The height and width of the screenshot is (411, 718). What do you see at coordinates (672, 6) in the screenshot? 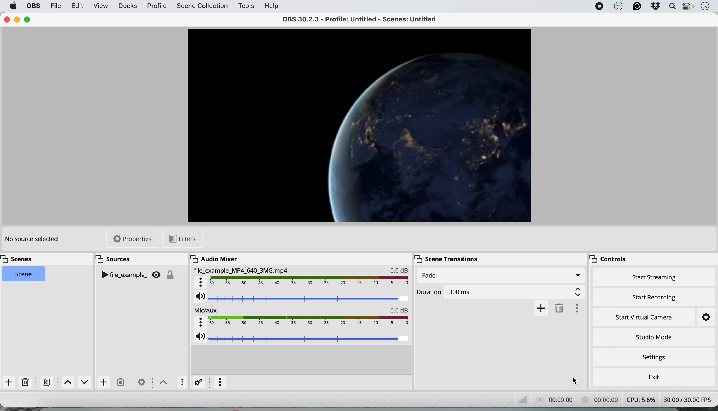
I see `spotlight search` at bounding box center [672, 6].